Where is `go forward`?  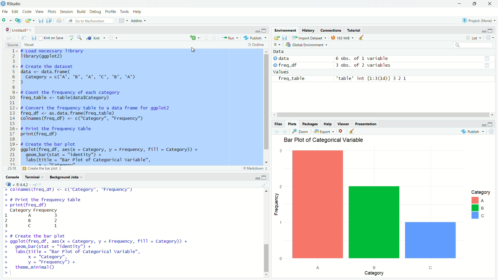
go forward is located at coordinates (15, 38).